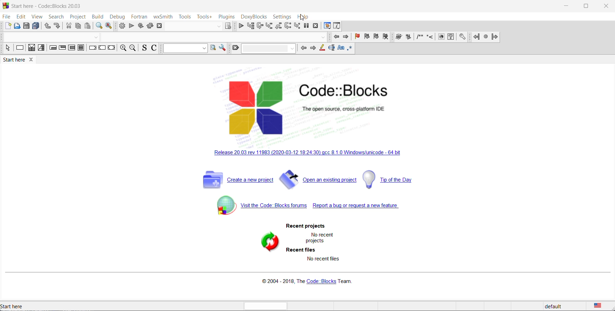 The image size is (615, 311). What do you see at coordinates (95, 38) in the screenshot?
I see `dropdown` at bounding box center [95, 38].